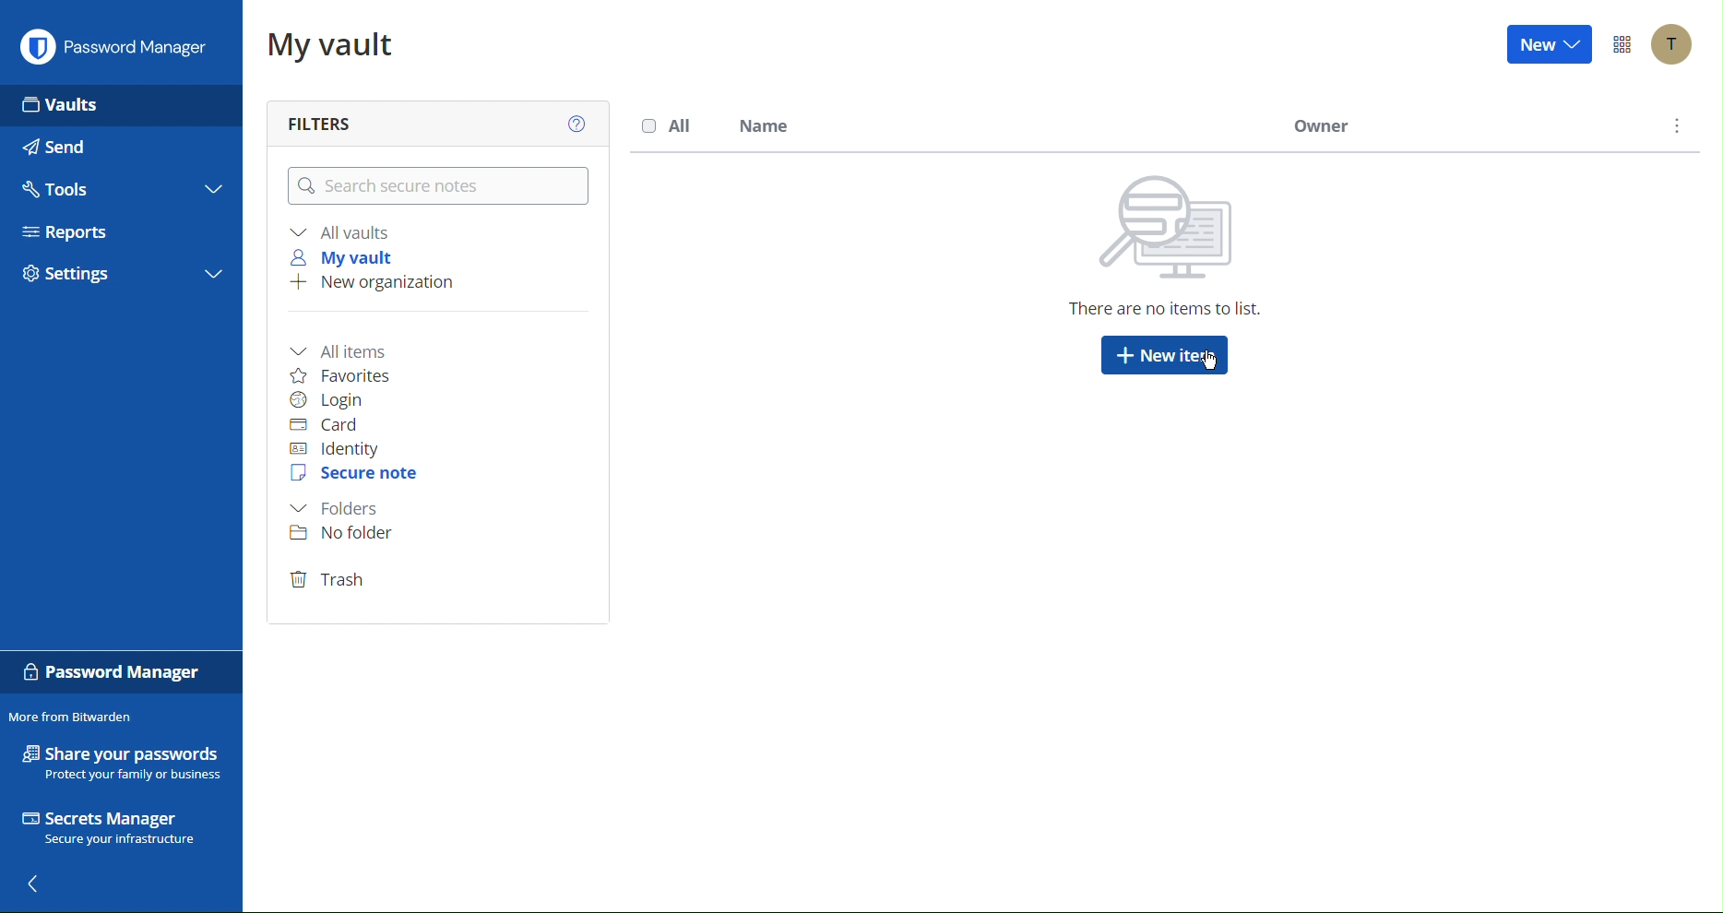  I want to click on Send, so click(62, 147).